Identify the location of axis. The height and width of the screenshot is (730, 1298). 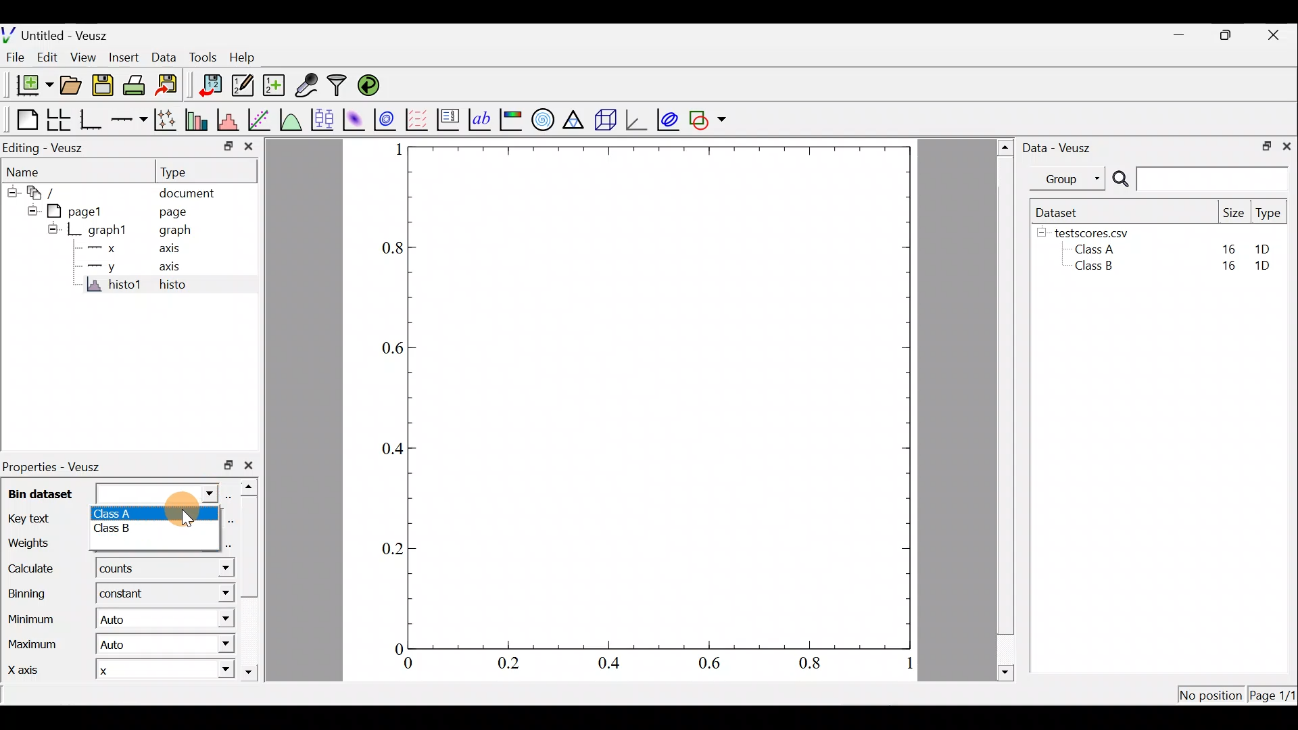
(174, 267).